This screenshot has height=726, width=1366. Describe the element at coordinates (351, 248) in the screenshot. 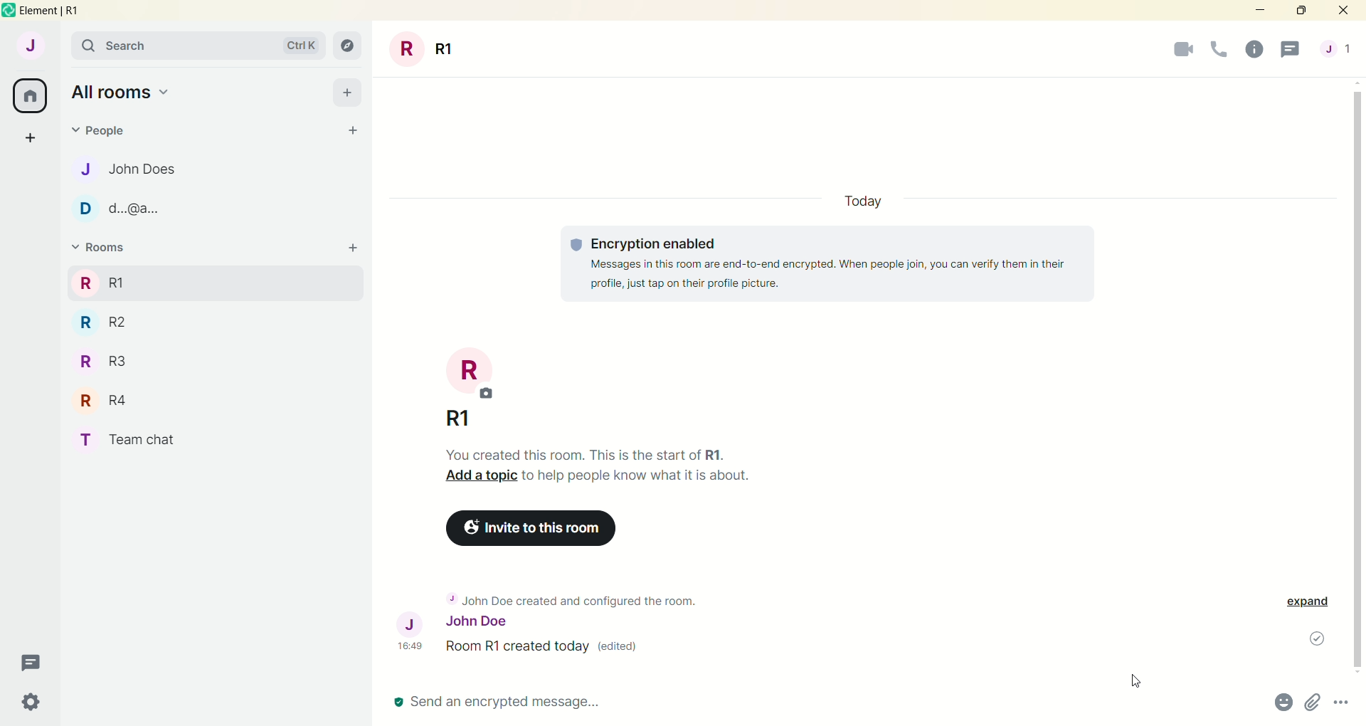

I see `add` at that location.